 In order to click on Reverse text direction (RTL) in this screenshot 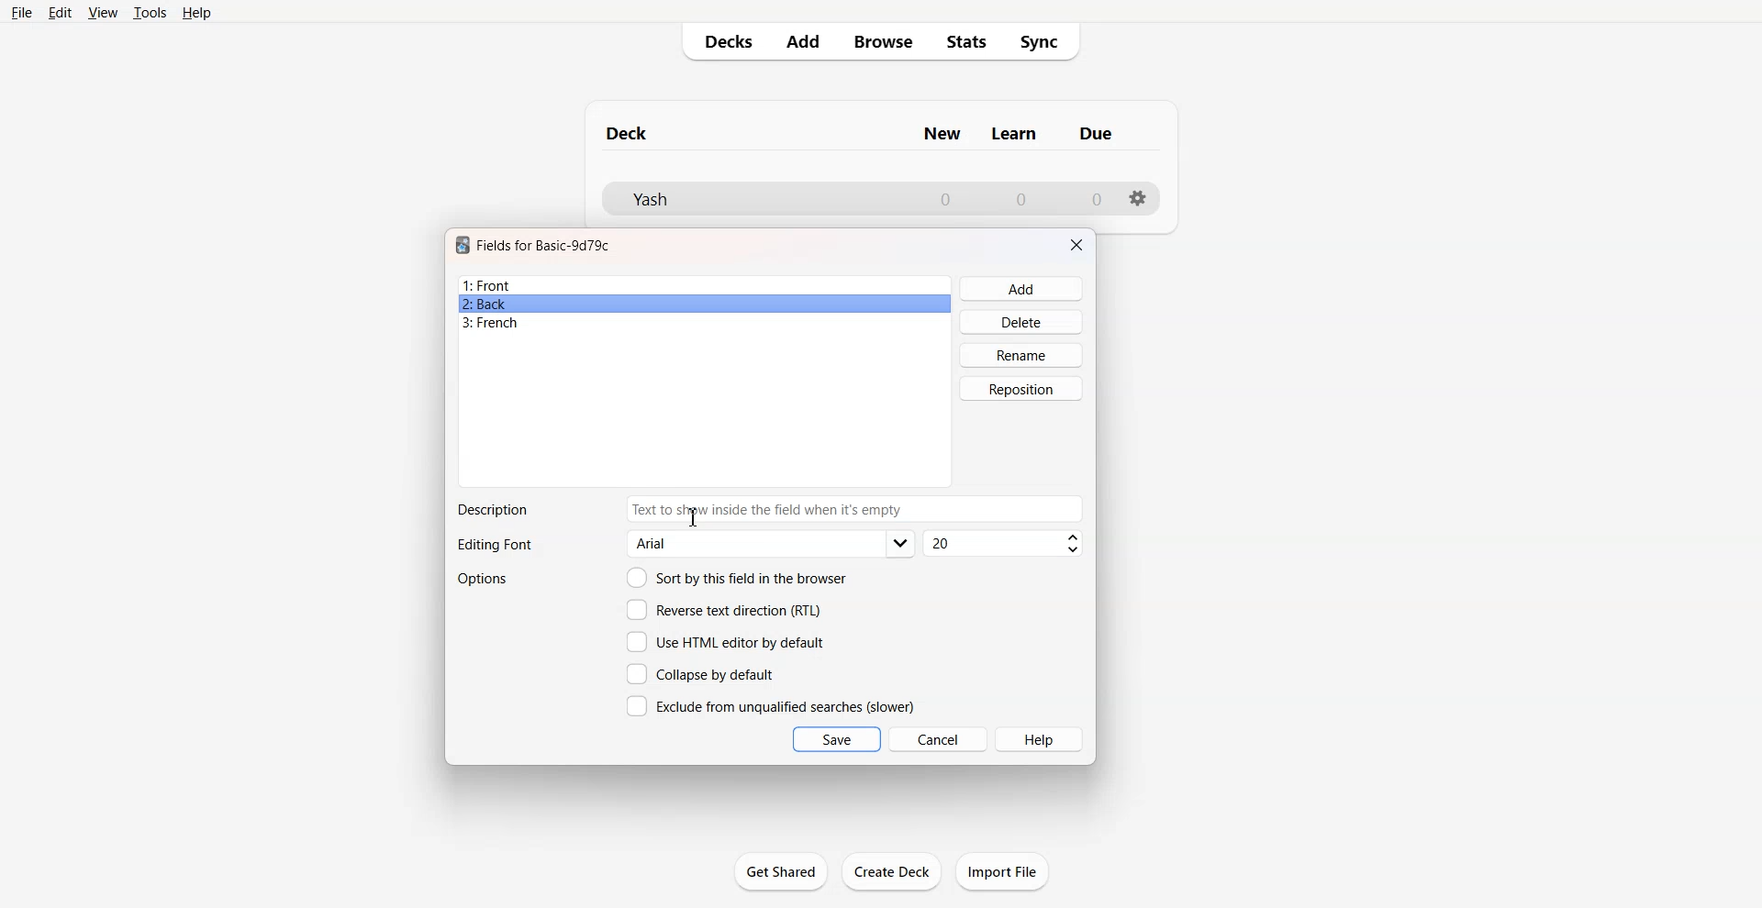, I will do `click(724, 610)`.